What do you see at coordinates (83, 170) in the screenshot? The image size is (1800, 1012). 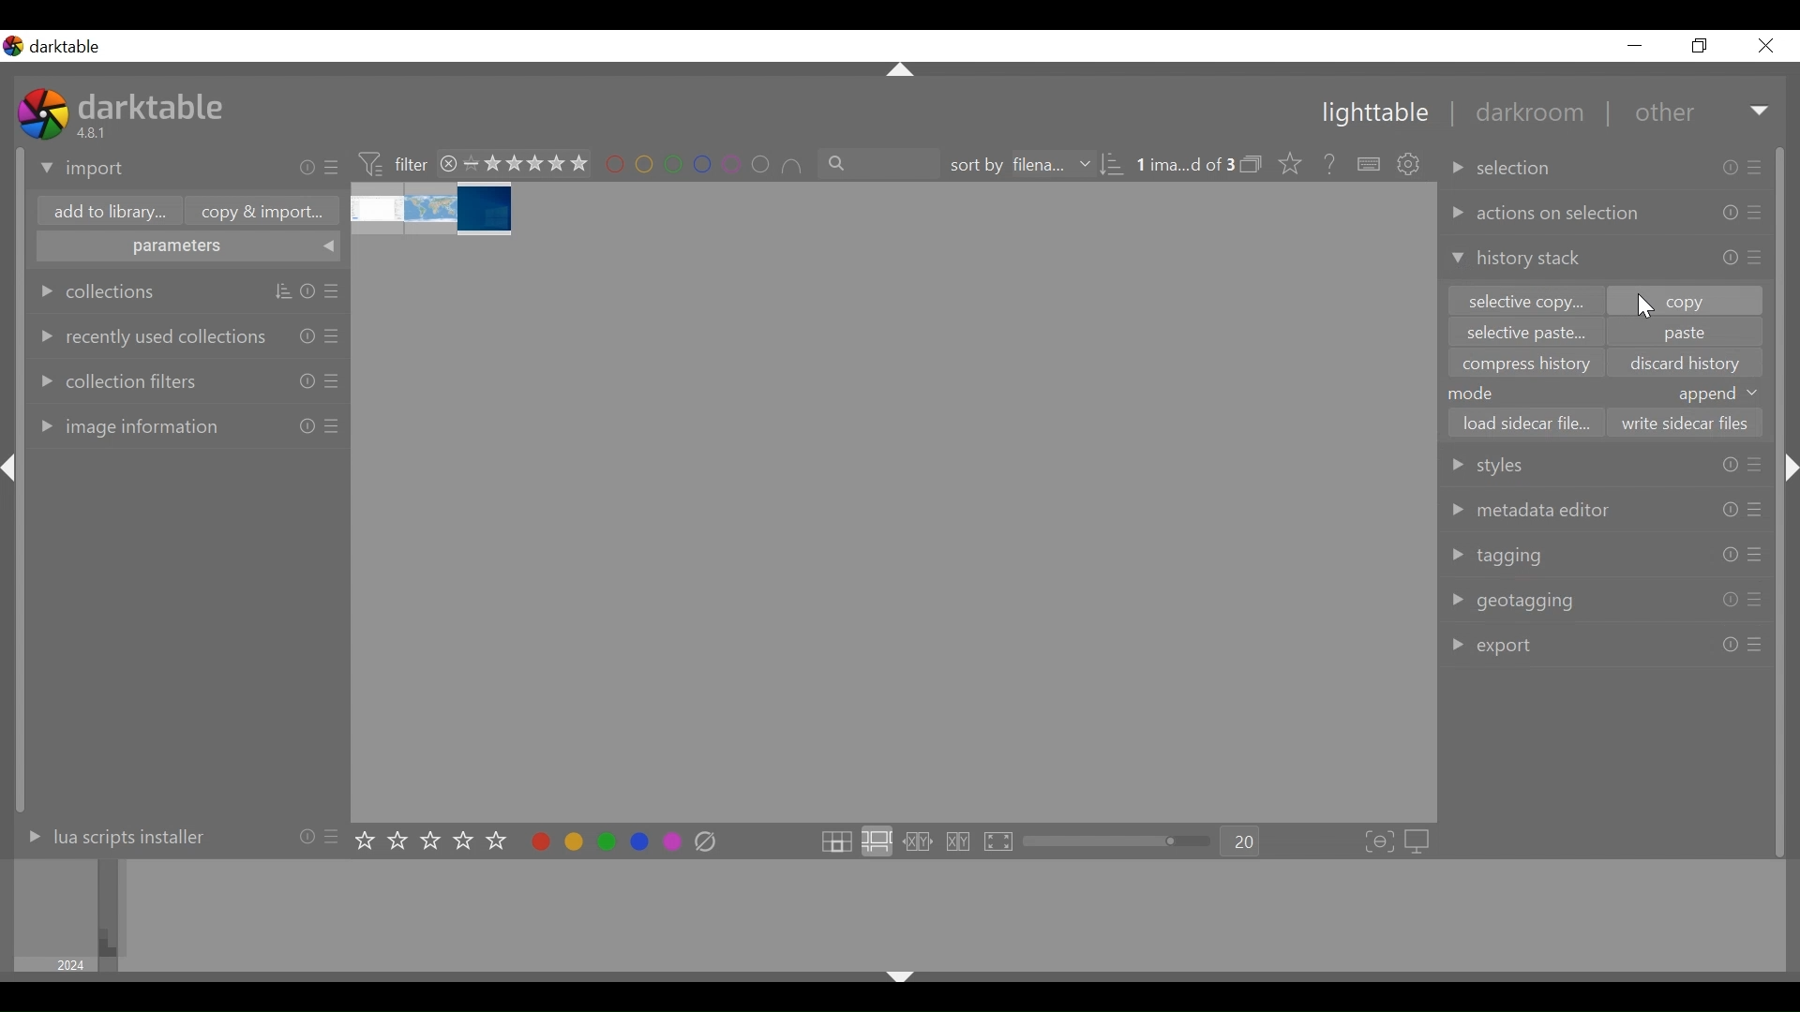 I see `import` at bounding box center [83, 170].